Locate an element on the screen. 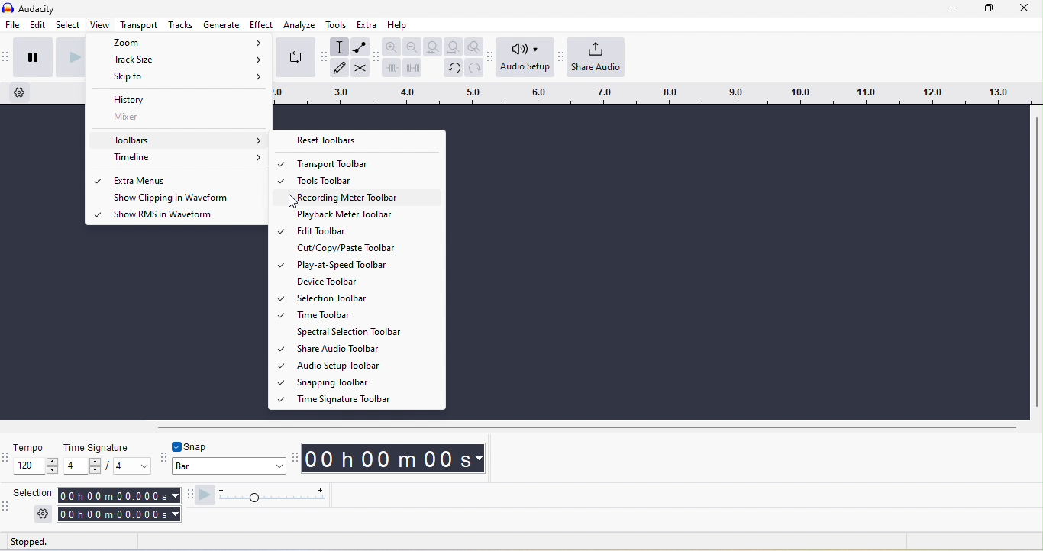 The image size is (1043, 551). multi-tool is located at coordinates (360, 68).